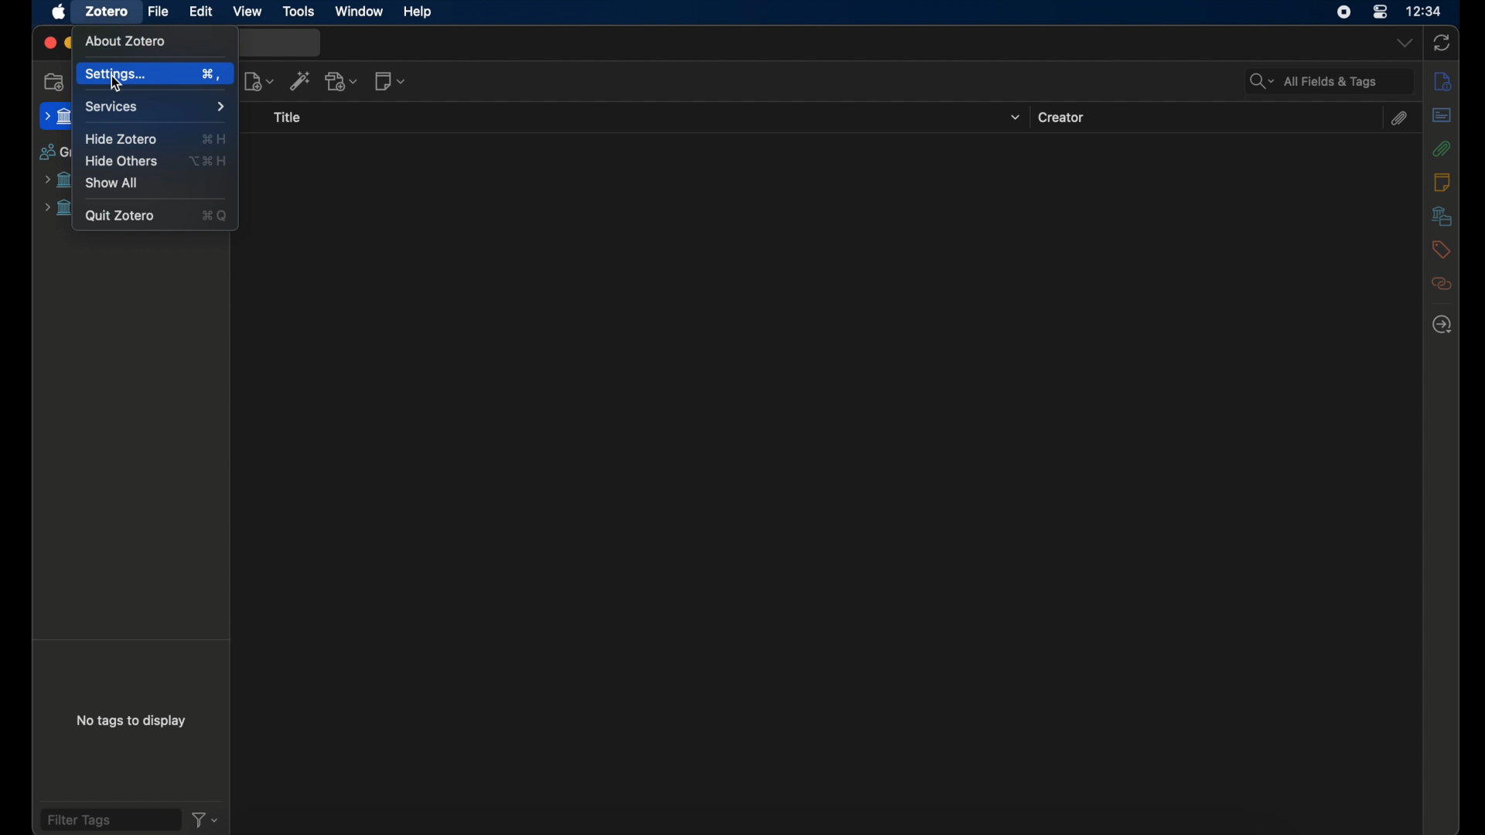  I want to click on group libraries, so click(53, 154).